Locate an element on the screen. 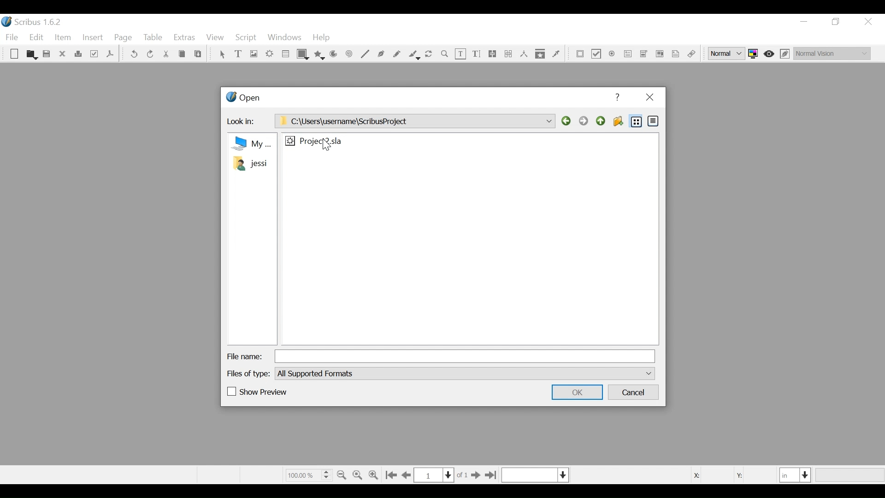  Open is located at coordinates (242, 99).